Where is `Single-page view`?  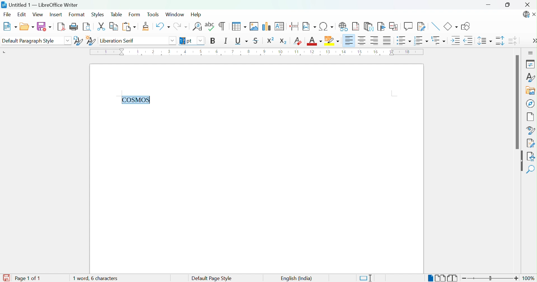 Single-page view is located at coordinates (430, 279).